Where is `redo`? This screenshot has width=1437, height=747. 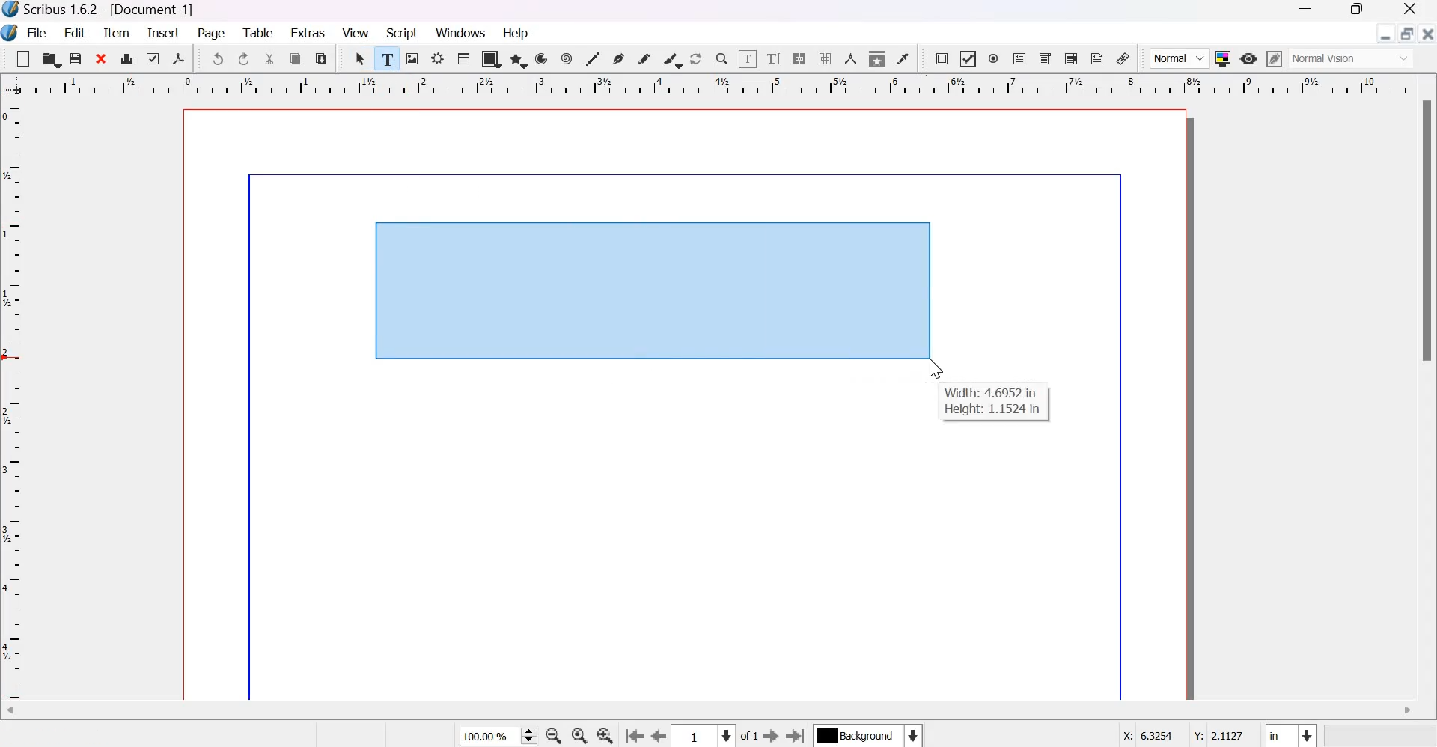
redo is located at coordinates (245, 59).